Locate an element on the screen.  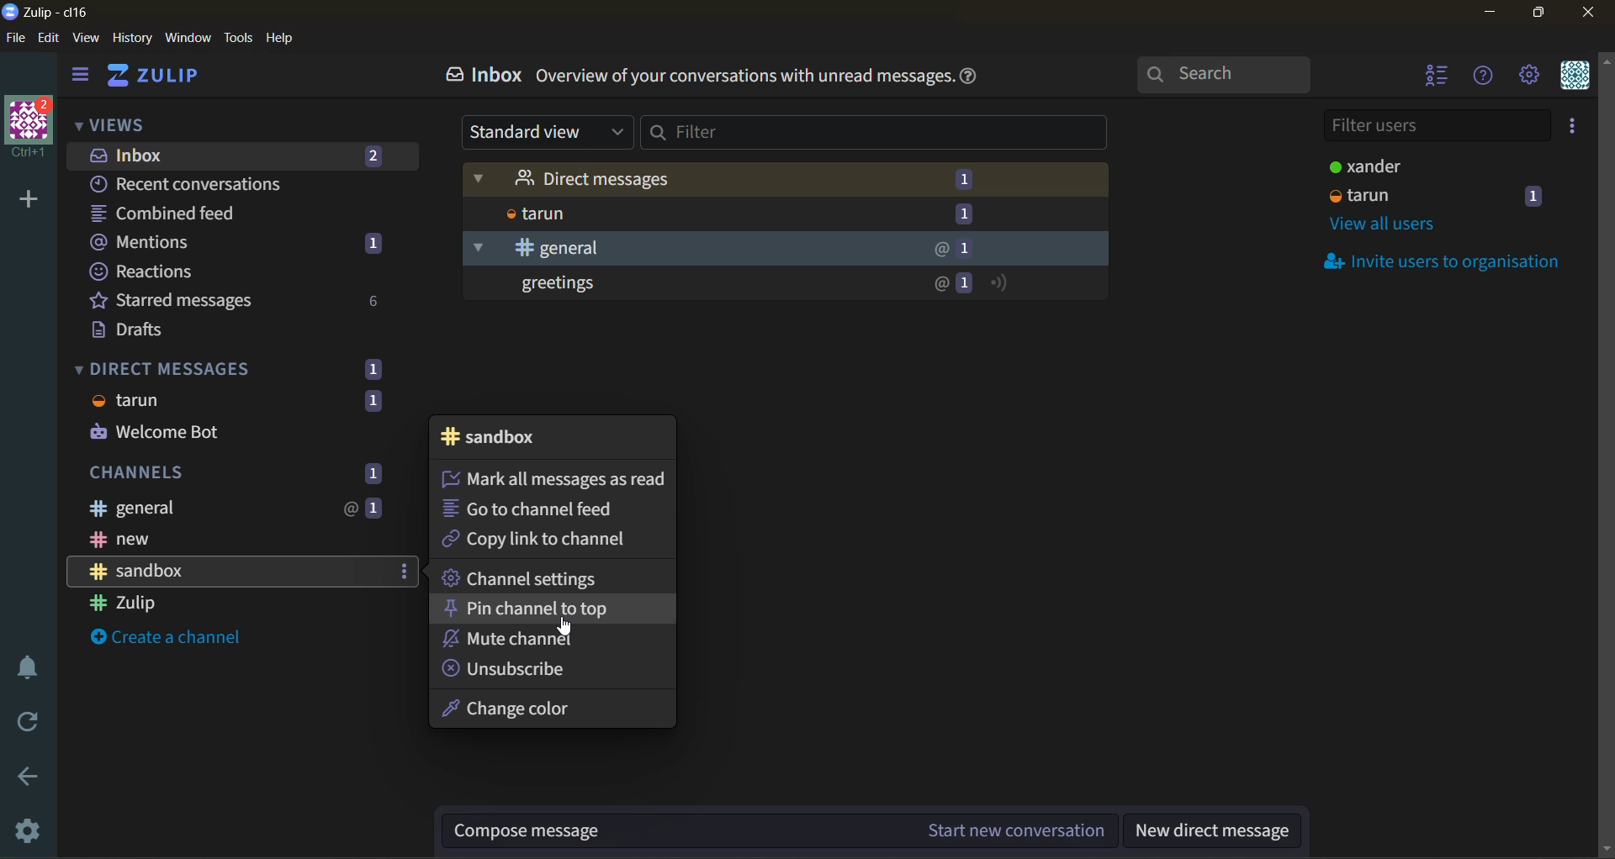
Mouse Pointer is located at coordinates (565, 629).